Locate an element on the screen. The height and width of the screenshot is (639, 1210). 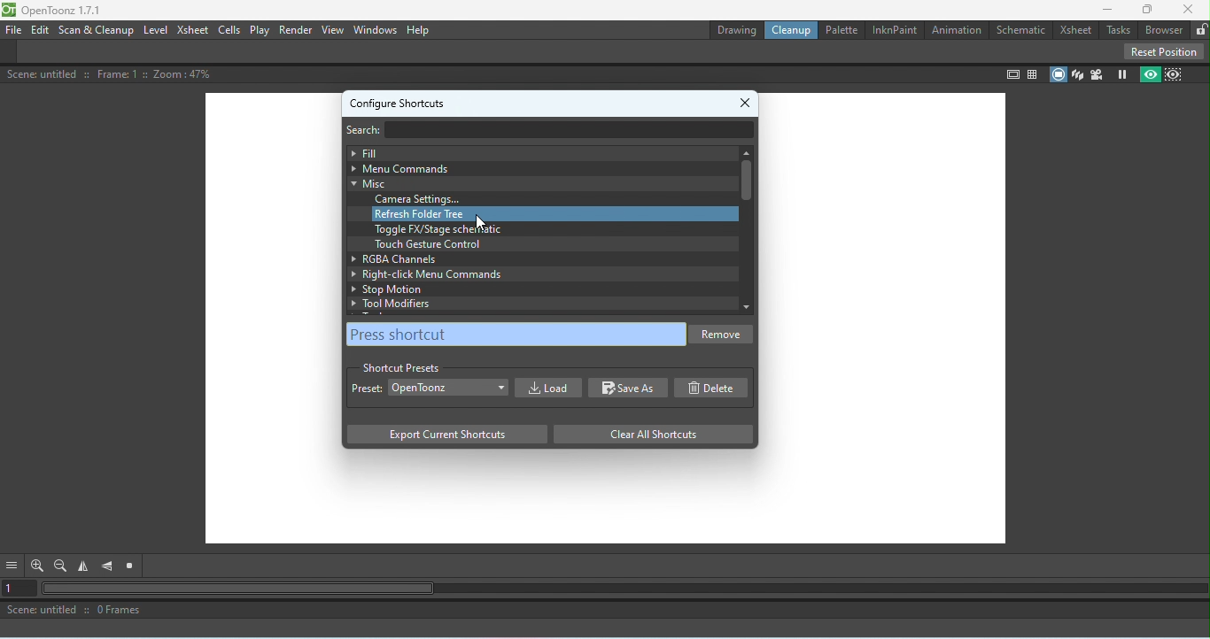
Menu Commands is located at coordinates (535, 168).